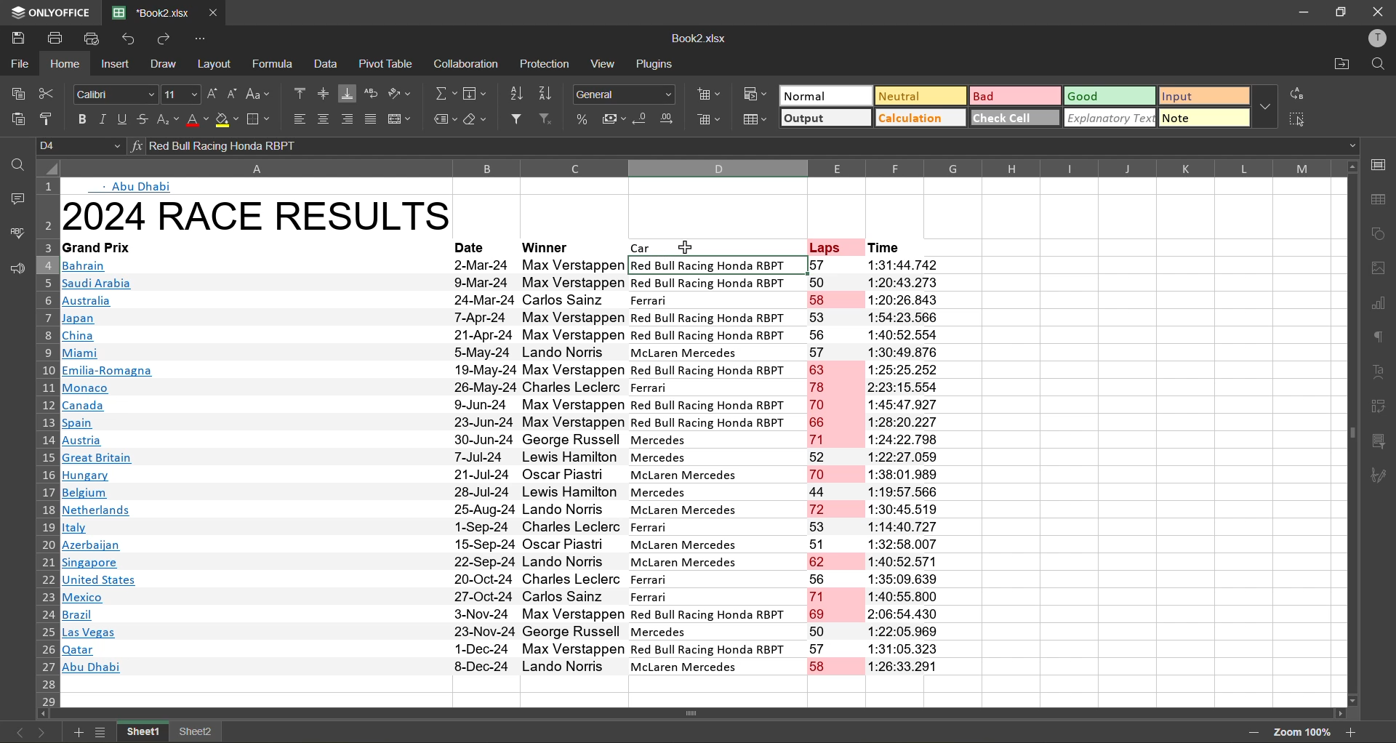 This screenshot has height=743, width=1396. I want to click on align middle, so click(324, 94).